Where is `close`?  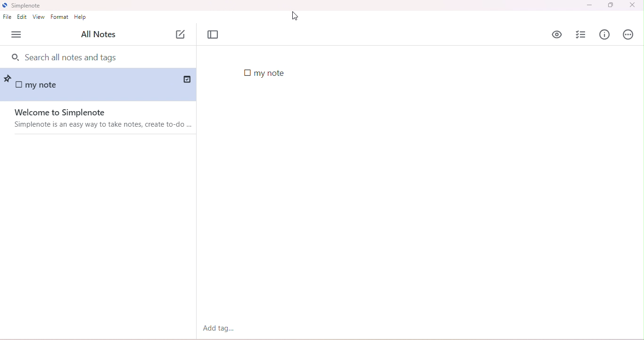
close is located at coordinates (632, 6).